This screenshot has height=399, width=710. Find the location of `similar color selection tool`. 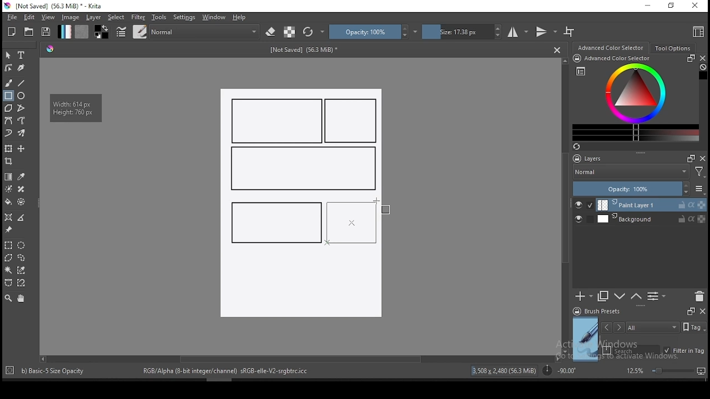

similar color selection tool is located at coordinates (23, 270).